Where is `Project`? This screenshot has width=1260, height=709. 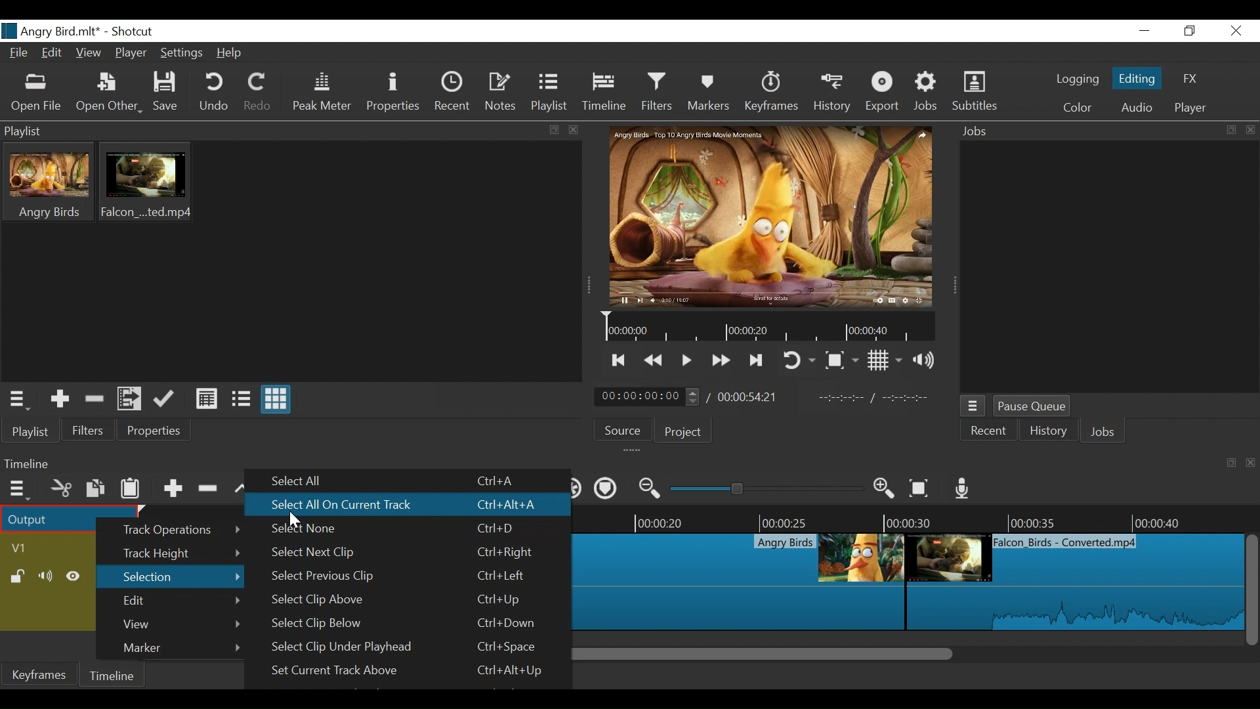
Project is located at coordinates (682, 433).